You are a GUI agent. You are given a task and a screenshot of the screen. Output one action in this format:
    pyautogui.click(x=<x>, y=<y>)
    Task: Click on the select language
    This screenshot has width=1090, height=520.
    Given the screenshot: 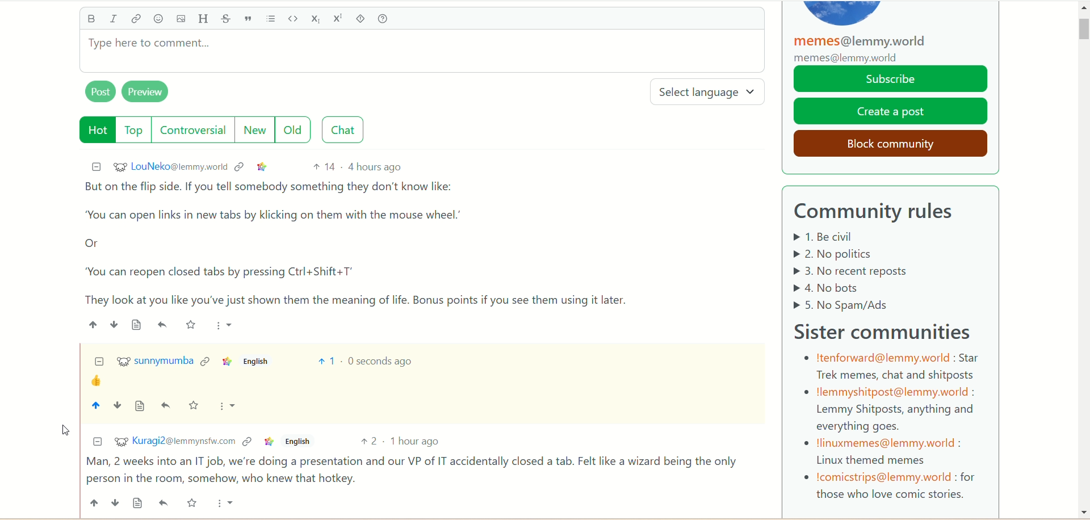 What is the action you would take?
    pyautogui.click(x=712, y=93)
    